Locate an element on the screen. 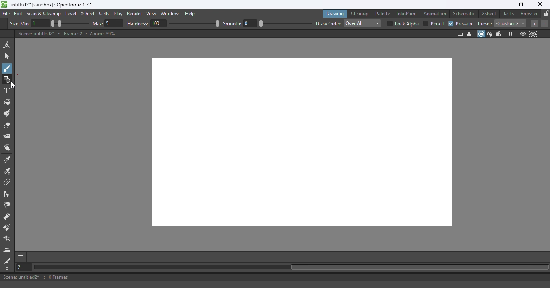 This screenshot has height=288, width=550. Tasks is located at coordinates (509, 14).